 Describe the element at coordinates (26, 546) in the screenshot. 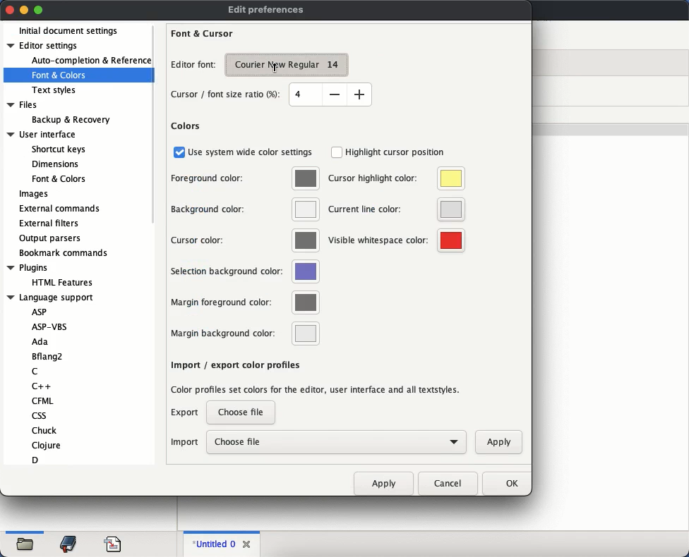

I see `open` at that location.